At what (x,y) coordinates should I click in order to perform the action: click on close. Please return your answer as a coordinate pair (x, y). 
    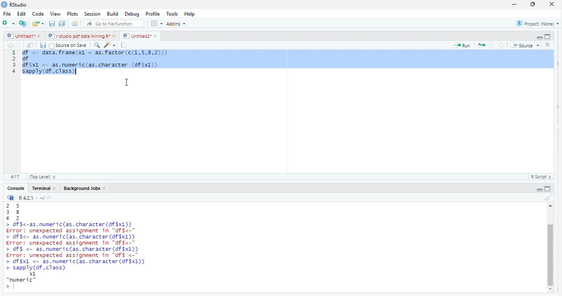
    Looking at the image, I should click on (106, 189).